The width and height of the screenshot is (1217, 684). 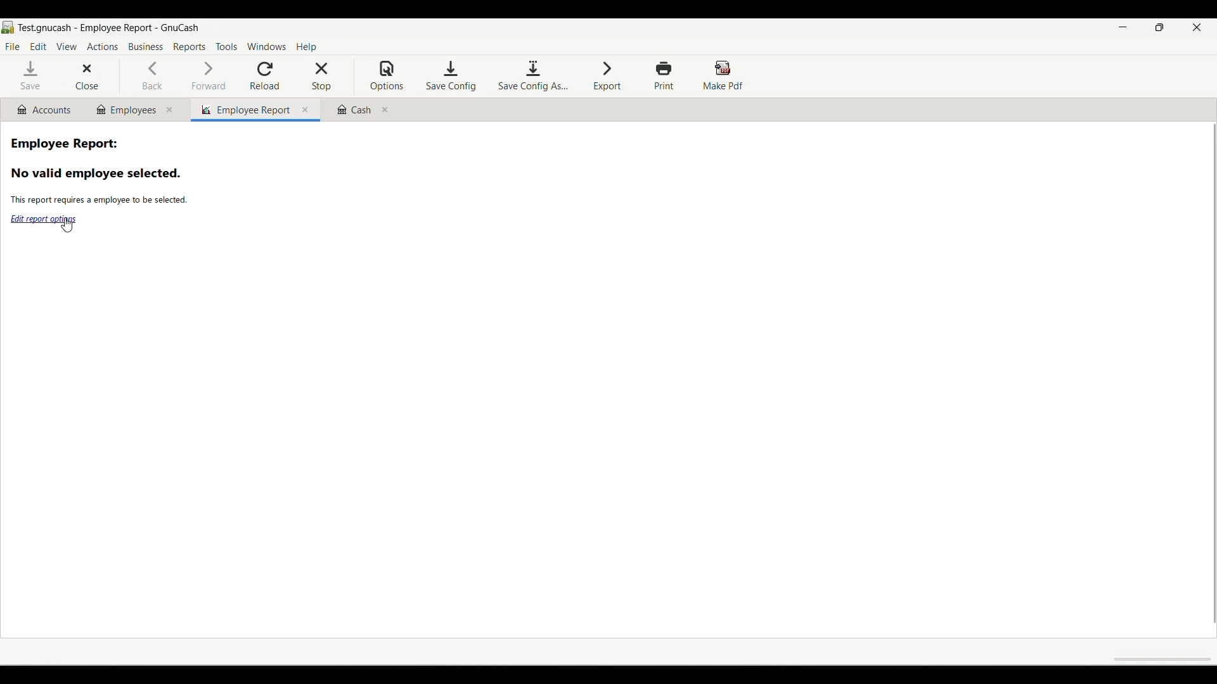 I want to click on Business, so click(x=146, y=47).